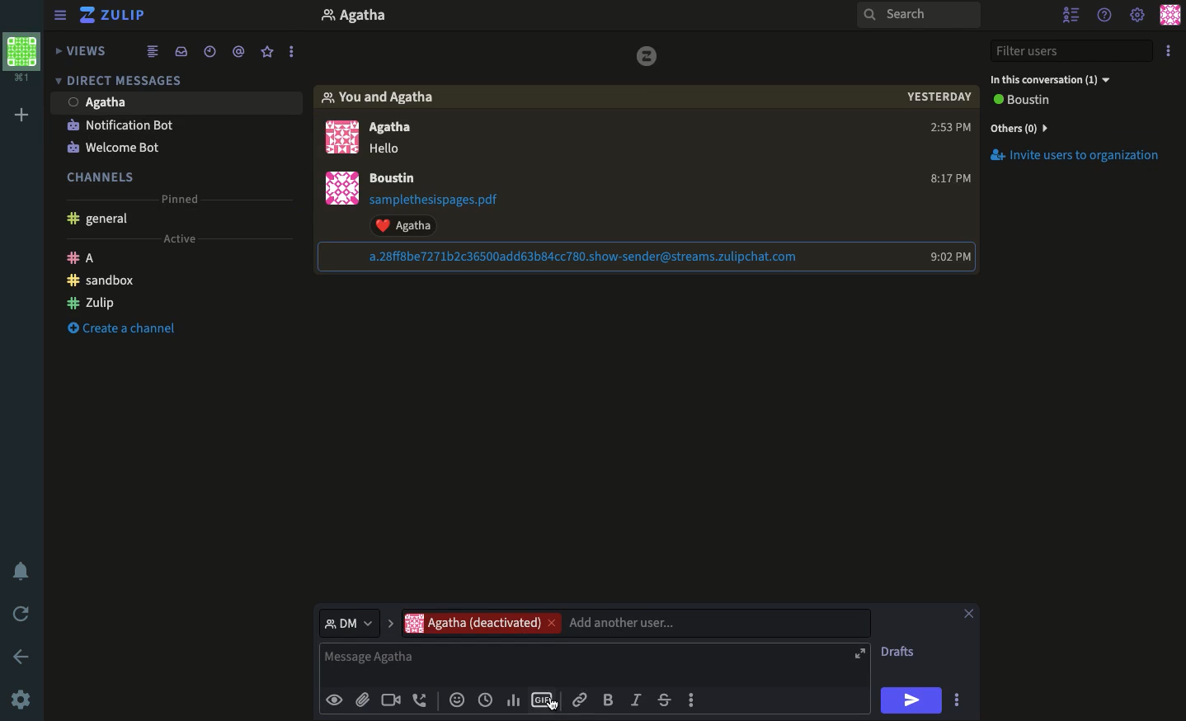  Describe the element at coordinates (391, 699) in the screenshot. I see `Video call` at that location.